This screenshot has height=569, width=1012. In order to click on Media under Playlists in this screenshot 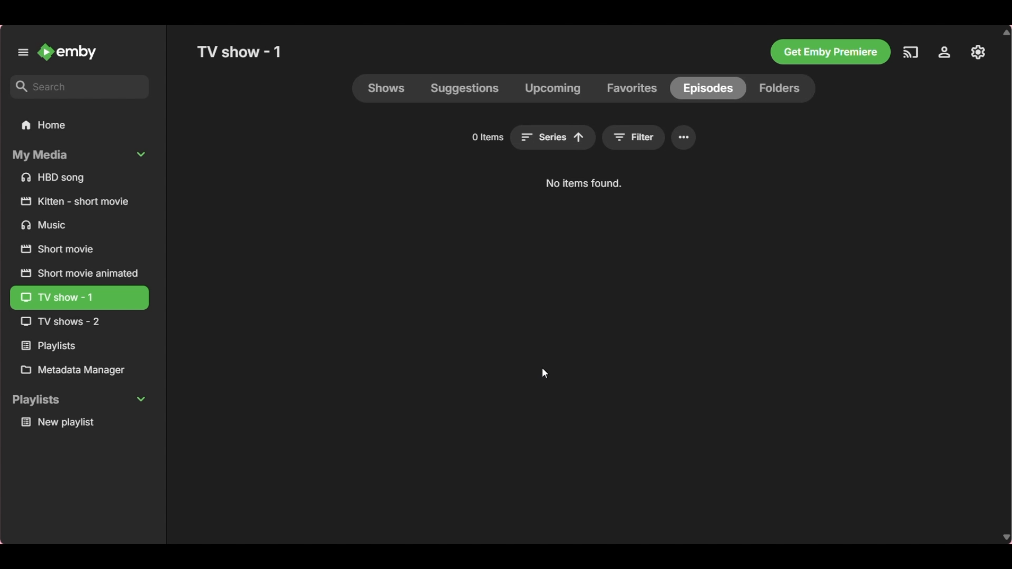, I will do `click(80, 422)`.